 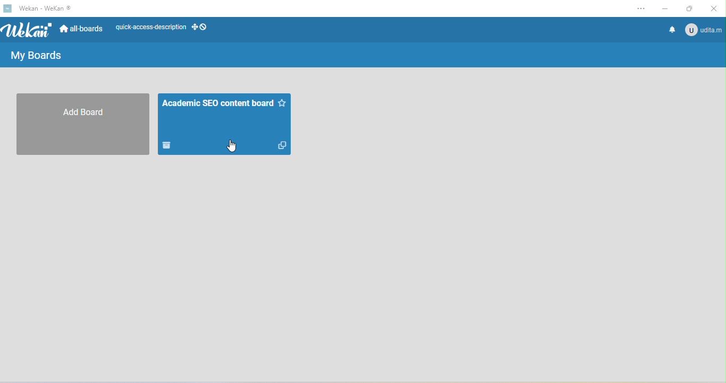 I want to click on account, so click(x=703, y=29).